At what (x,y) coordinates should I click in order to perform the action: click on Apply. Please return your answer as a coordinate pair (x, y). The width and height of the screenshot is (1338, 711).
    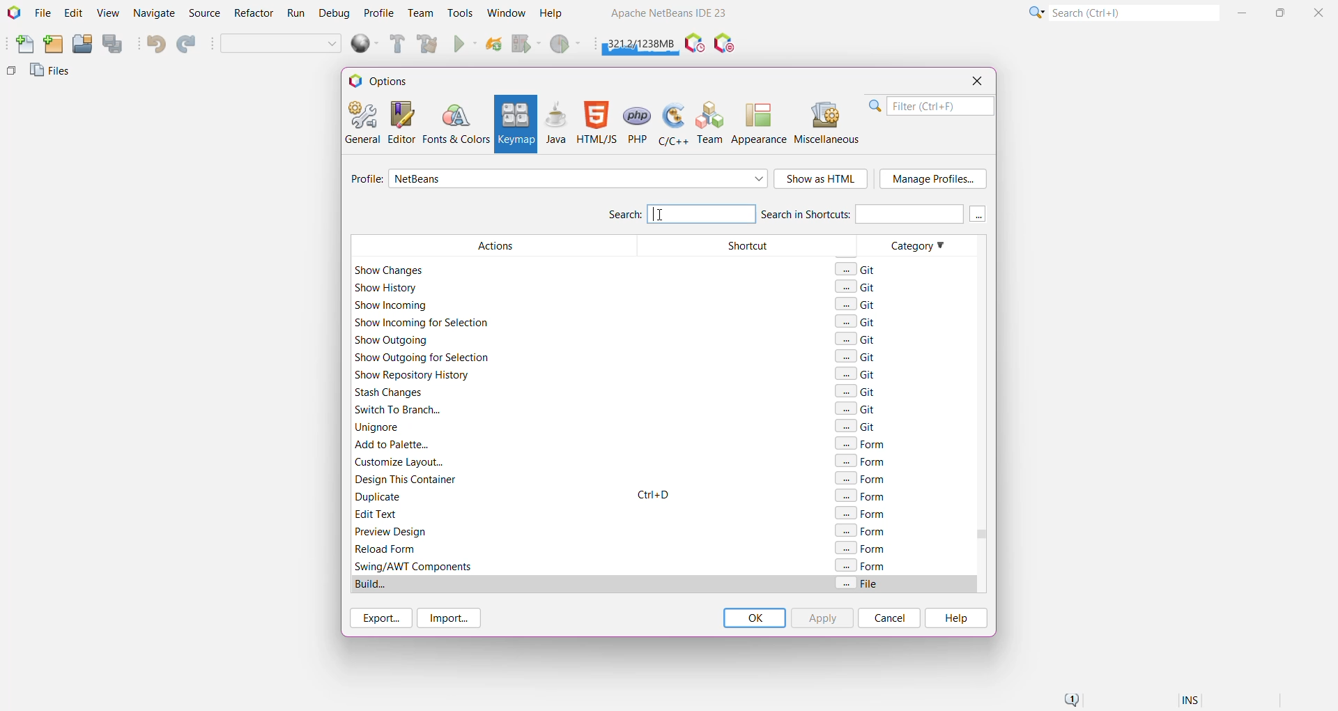
    Looking at the image, I should click on (822, 618).